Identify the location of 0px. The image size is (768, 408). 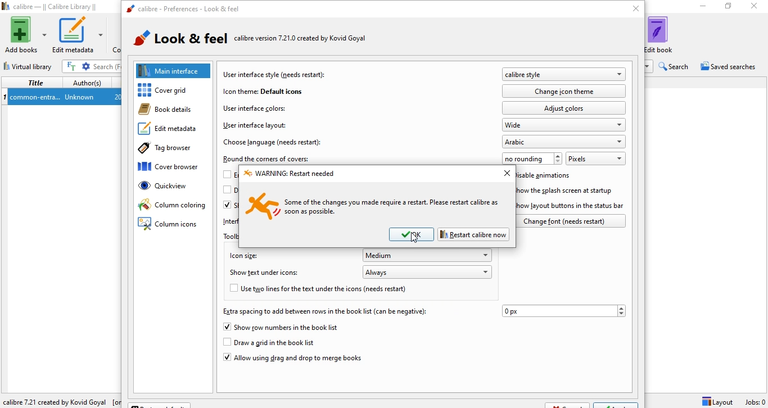
(564, 311).